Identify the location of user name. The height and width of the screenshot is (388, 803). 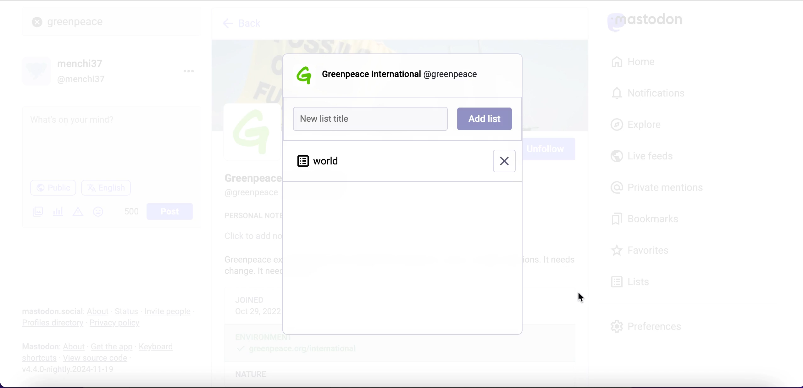
(65, 71).